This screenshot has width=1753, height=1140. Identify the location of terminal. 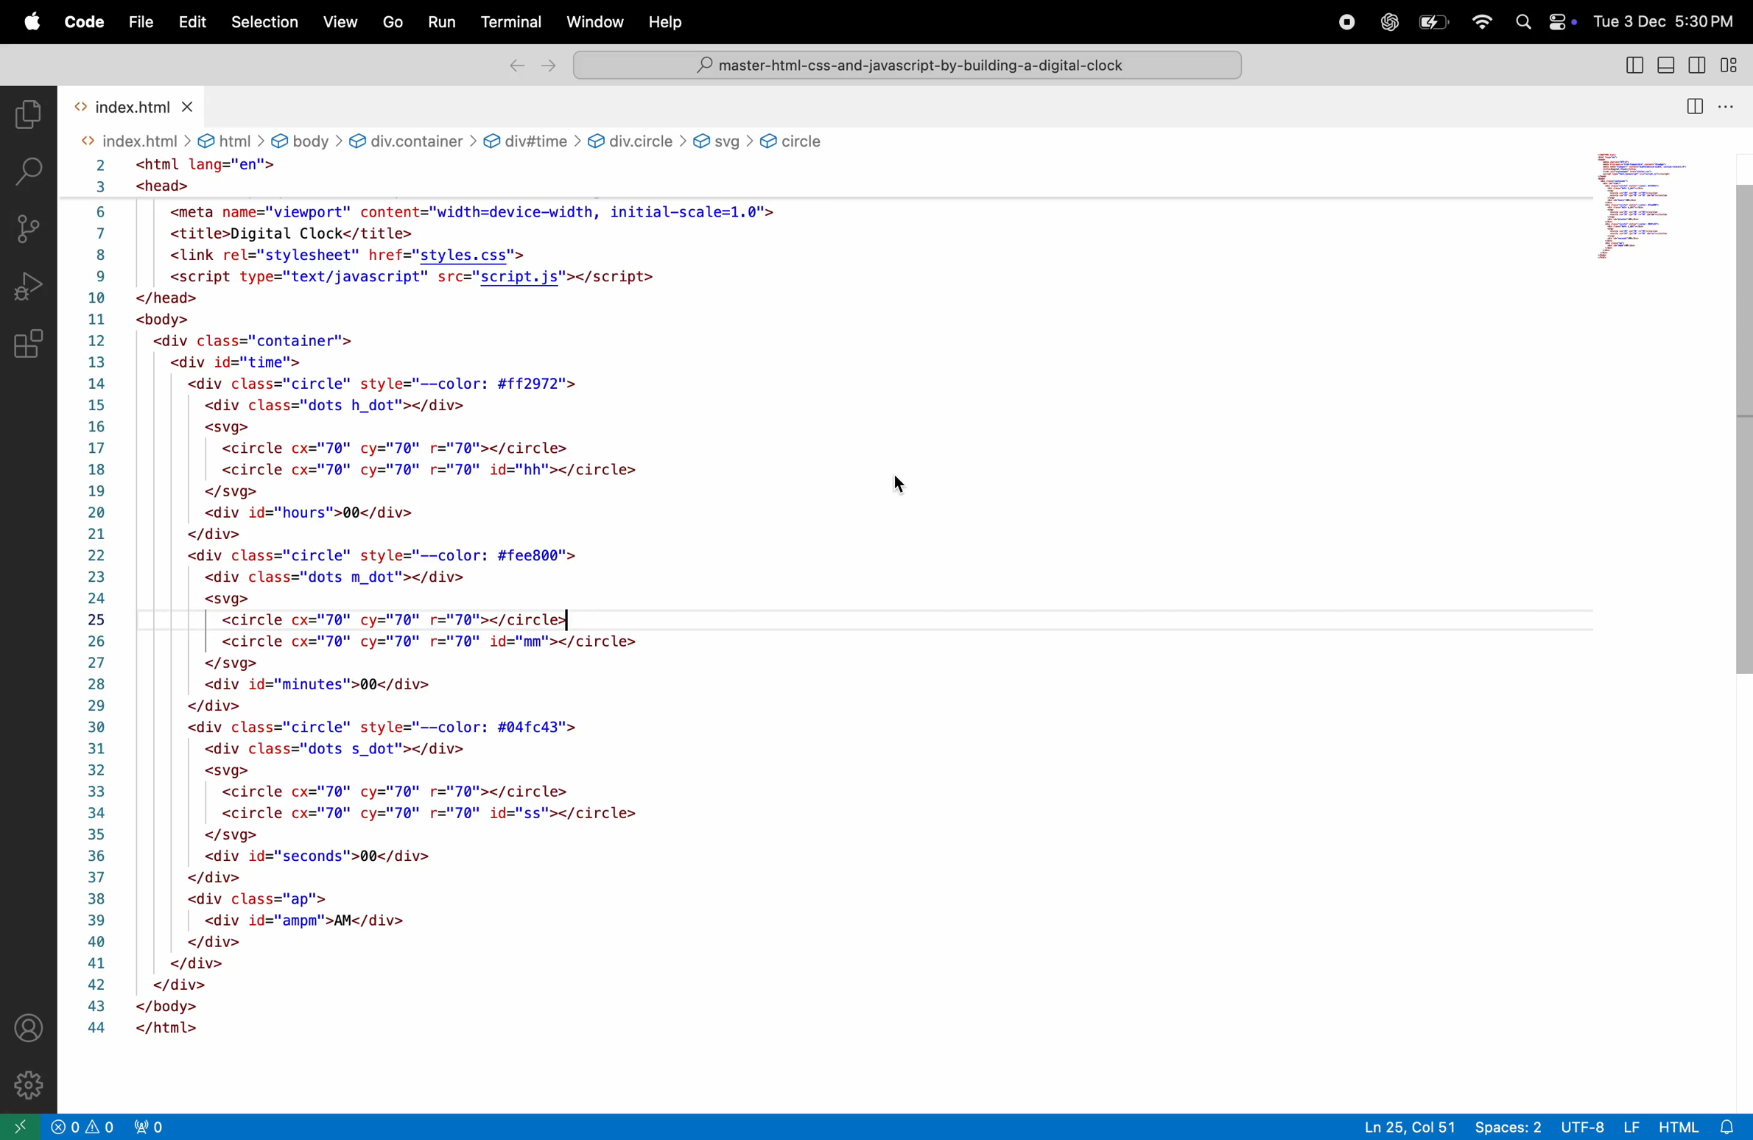
(511, 24).